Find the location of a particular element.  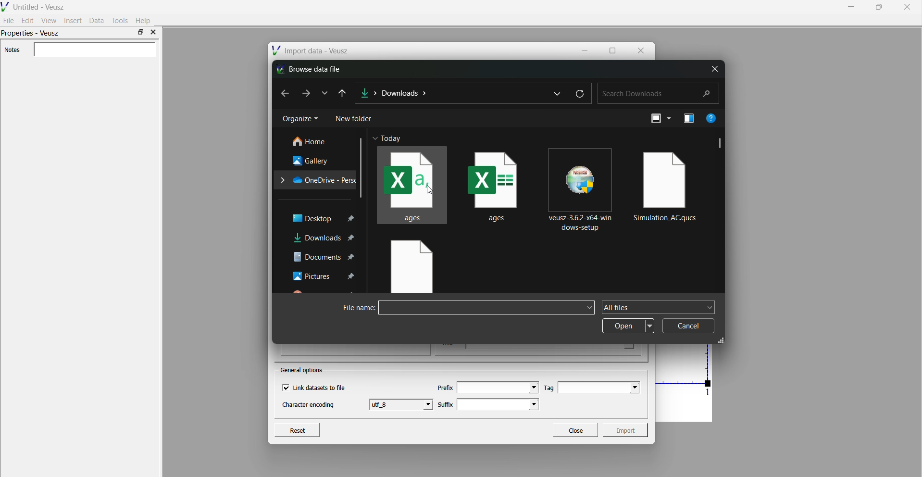

Downloads is located at coordinates (324, 238).